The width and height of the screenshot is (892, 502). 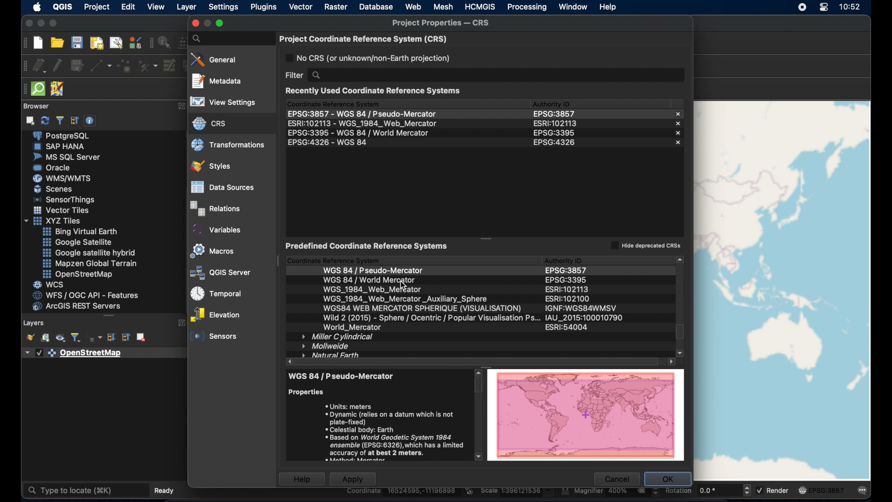 What do you see at coordinates (218, 81) in the screenshot?
I see `metadata` at bounding box center [218, 81].